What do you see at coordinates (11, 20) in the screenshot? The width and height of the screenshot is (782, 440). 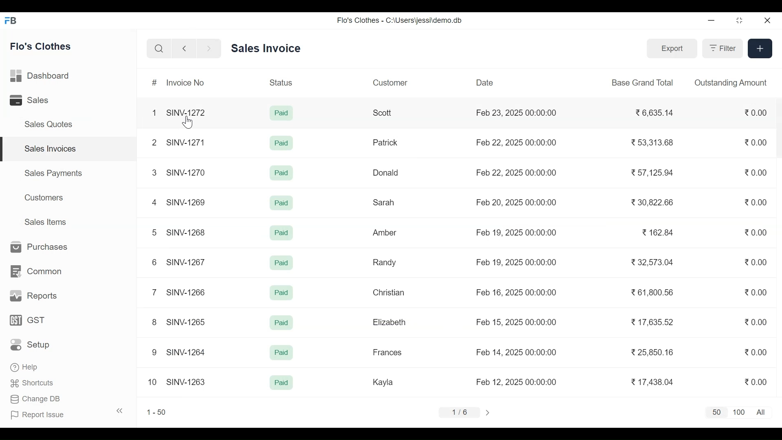 I see `Frappe Books Desktop Icon` at bounding box center [11, 20].